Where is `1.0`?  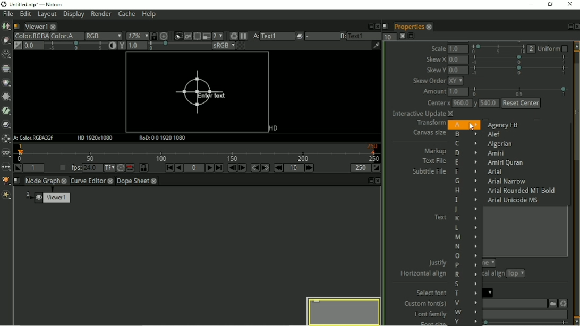
1.0 is located at coordinates (459, 49).